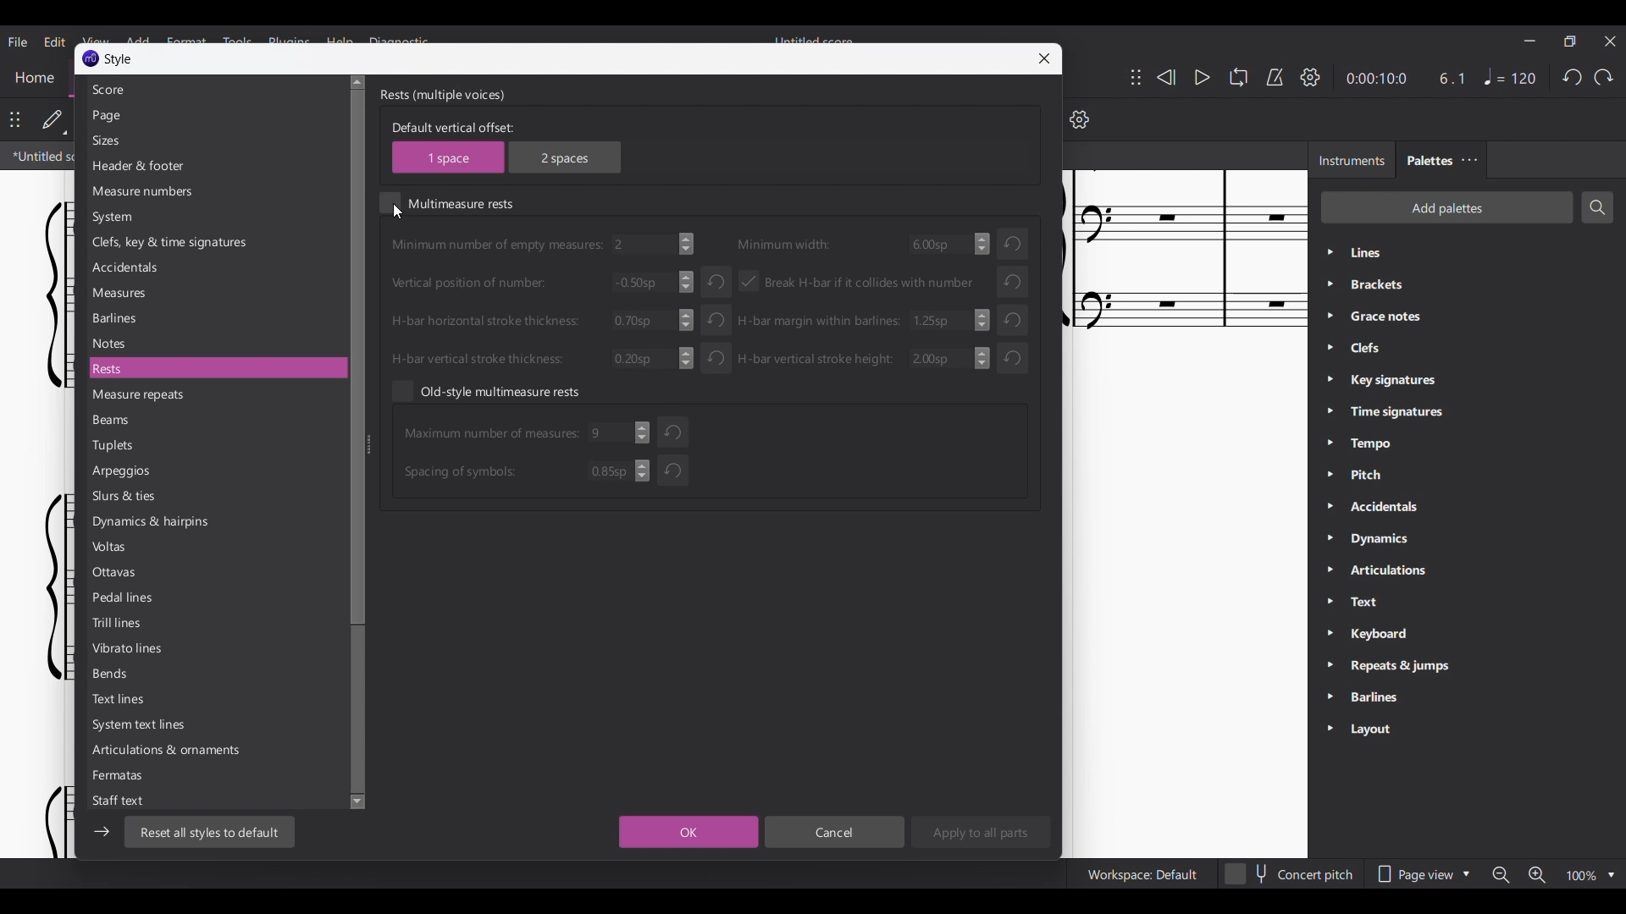 The image size is (1626, 914). I want to click on Input min number of empty measures, so click(532, 245).